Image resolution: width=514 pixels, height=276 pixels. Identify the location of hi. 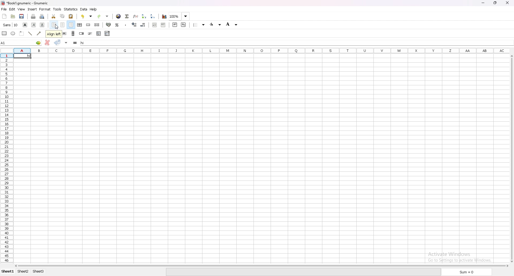
(22, 56).